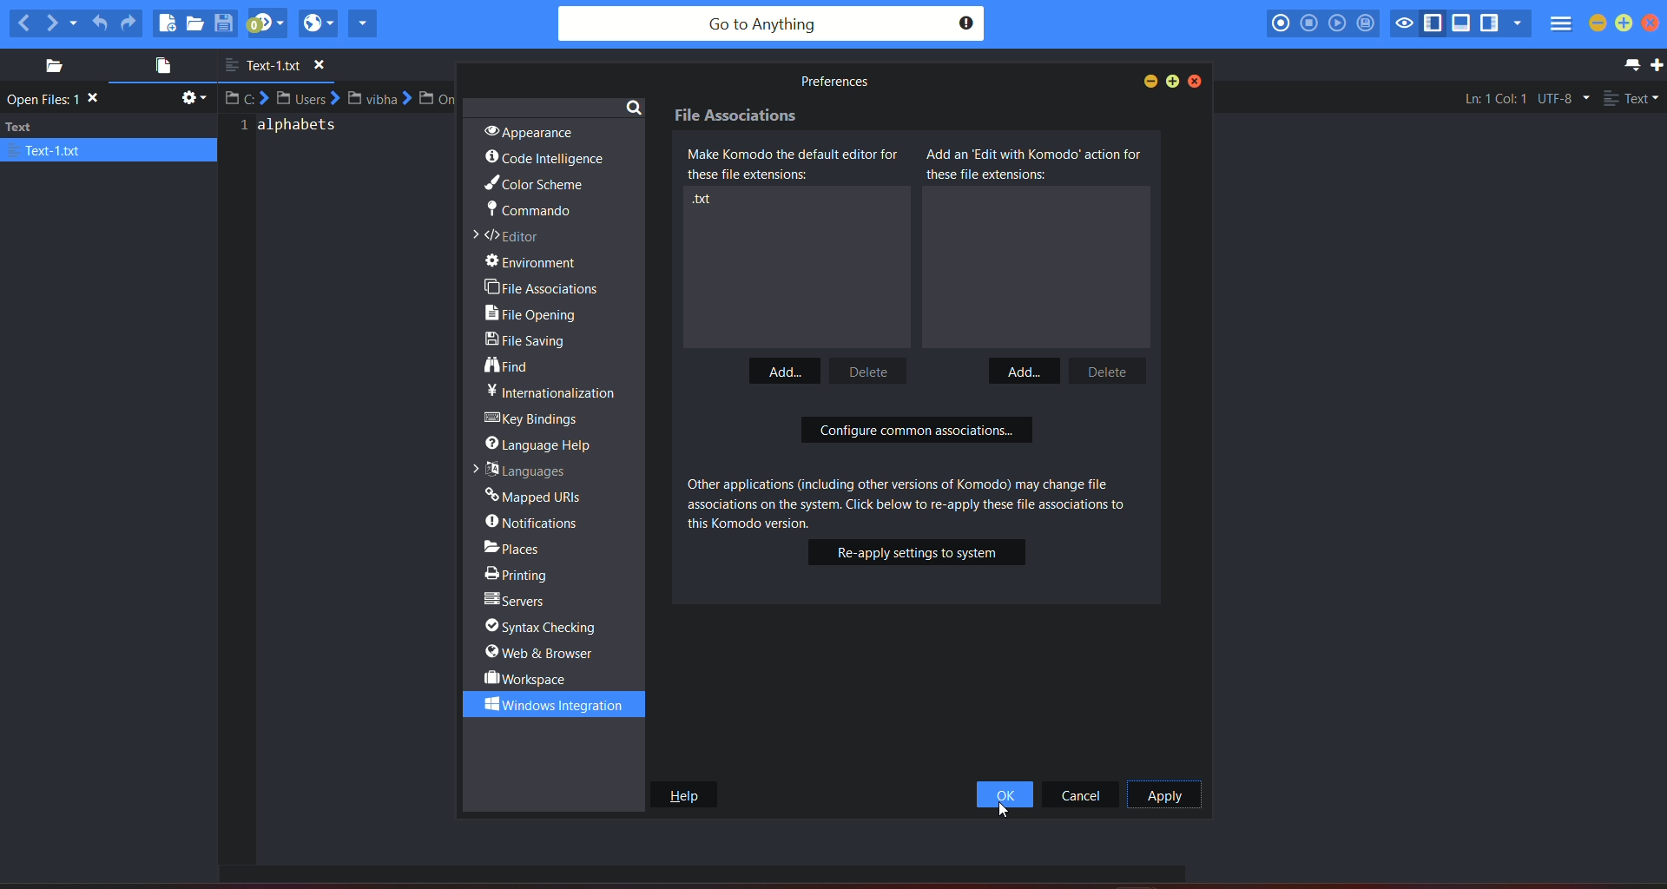 This screenshot has width=1667, height=889. I want to click on printing, so click(521, 572).